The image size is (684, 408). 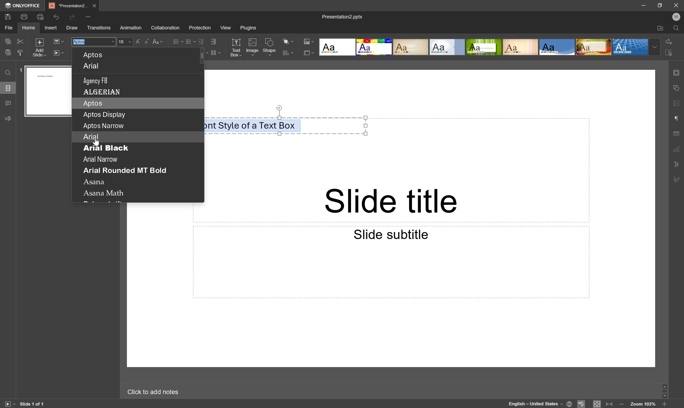 What do you see at coordinates (139, 41) in the screenshot?
I see `Increment font size` at bounding box center [139, 41].